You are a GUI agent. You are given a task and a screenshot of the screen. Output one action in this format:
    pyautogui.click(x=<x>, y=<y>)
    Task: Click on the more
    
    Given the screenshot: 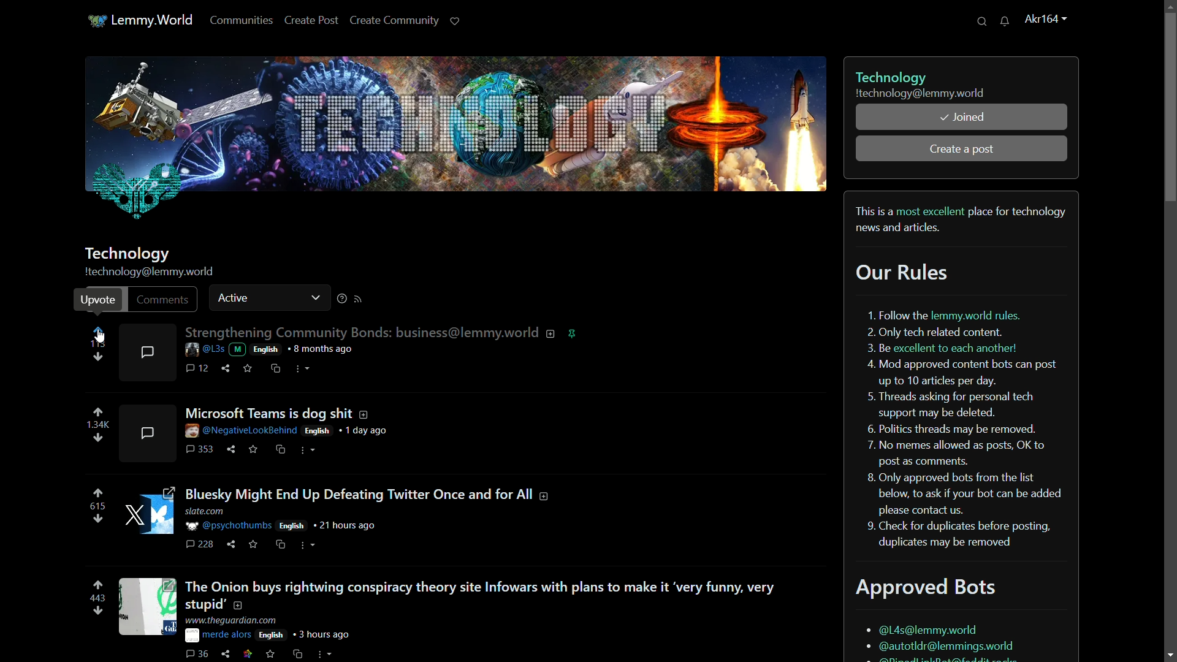 What is the action you would take?
    pyautogui.click(x=305, y=450)
    